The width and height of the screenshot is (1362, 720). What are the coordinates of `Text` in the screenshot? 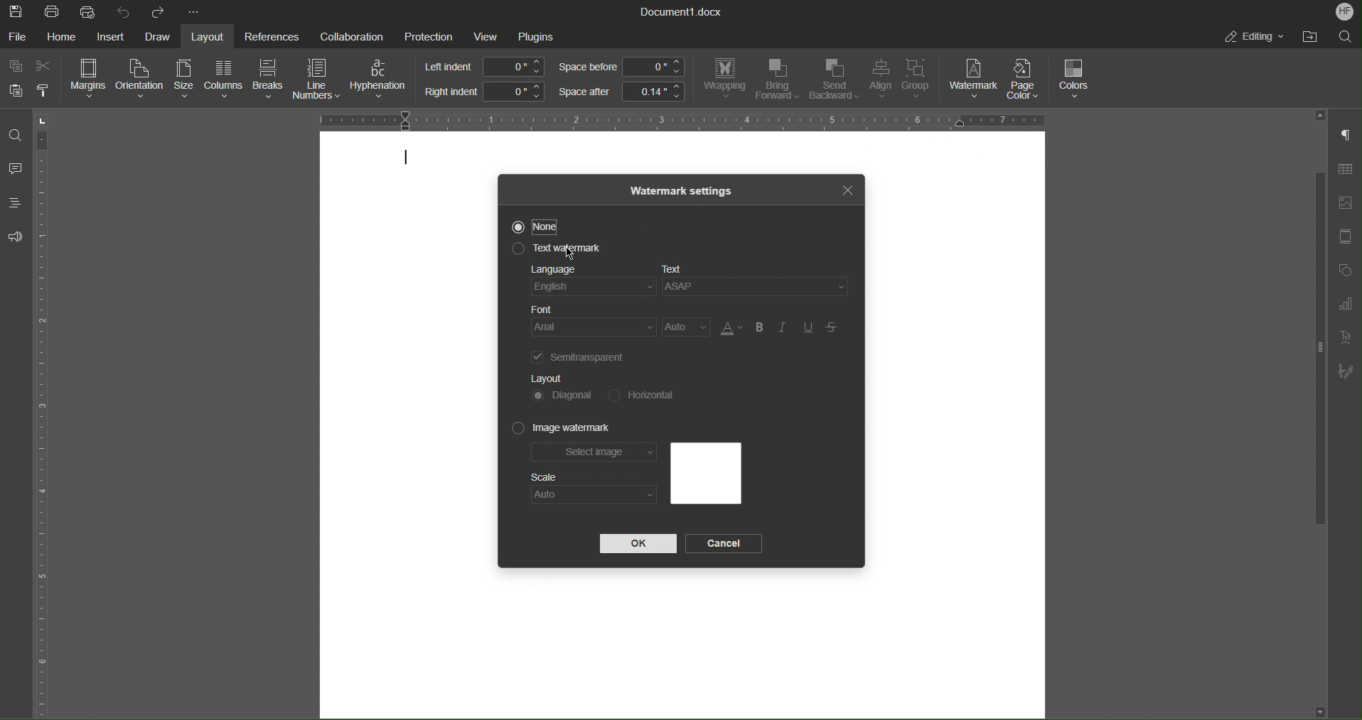 It's located at (758, 283).